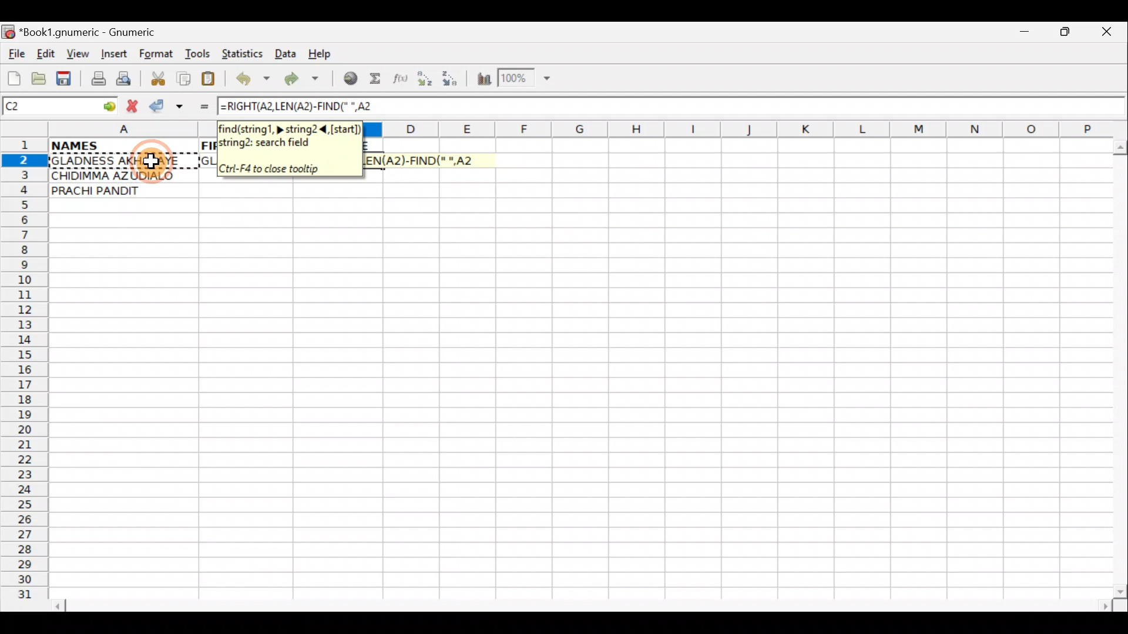 The height and width of the screenshot is (634, 1128). What do you see at coordinates (66, 79) in the screenshot?
I see `Save current workbook` at bounding box center [66, 79].